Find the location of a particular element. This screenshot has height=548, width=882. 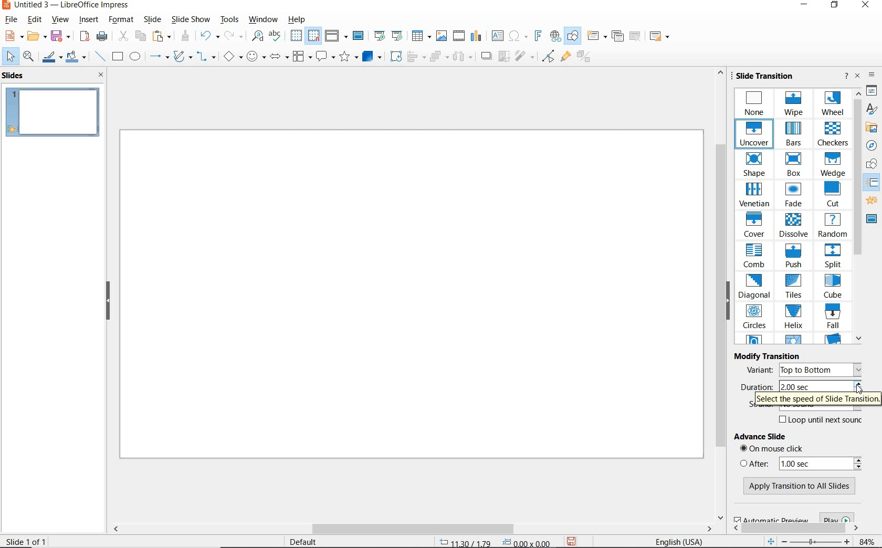

HELIX is located at coordinates (793, 318).